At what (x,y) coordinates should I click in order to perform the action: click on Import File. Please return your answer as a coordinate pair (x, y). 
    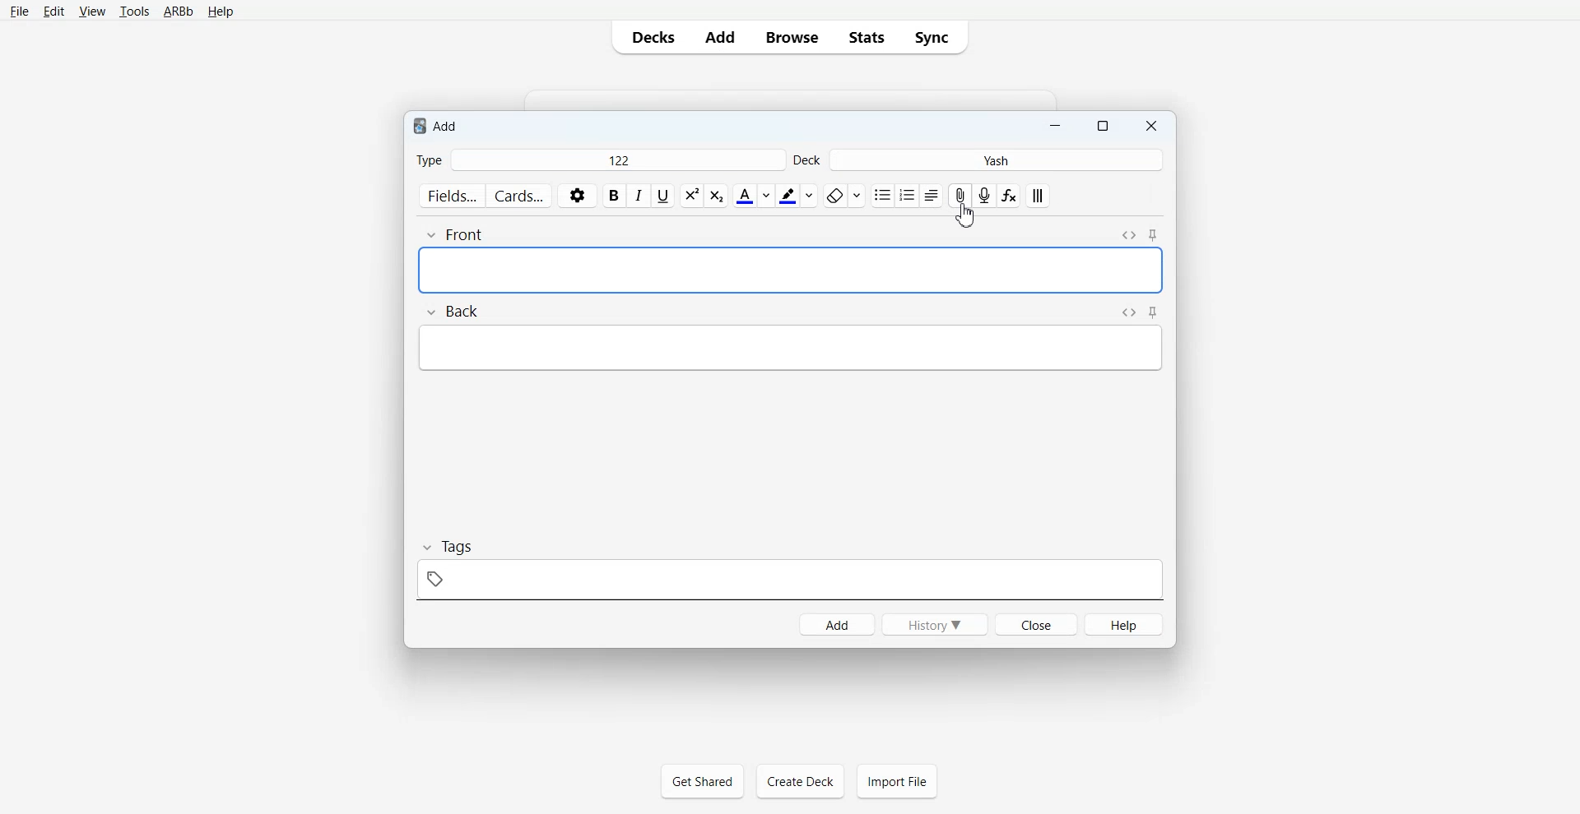
    Looking at the image, I should click on (897, 780).